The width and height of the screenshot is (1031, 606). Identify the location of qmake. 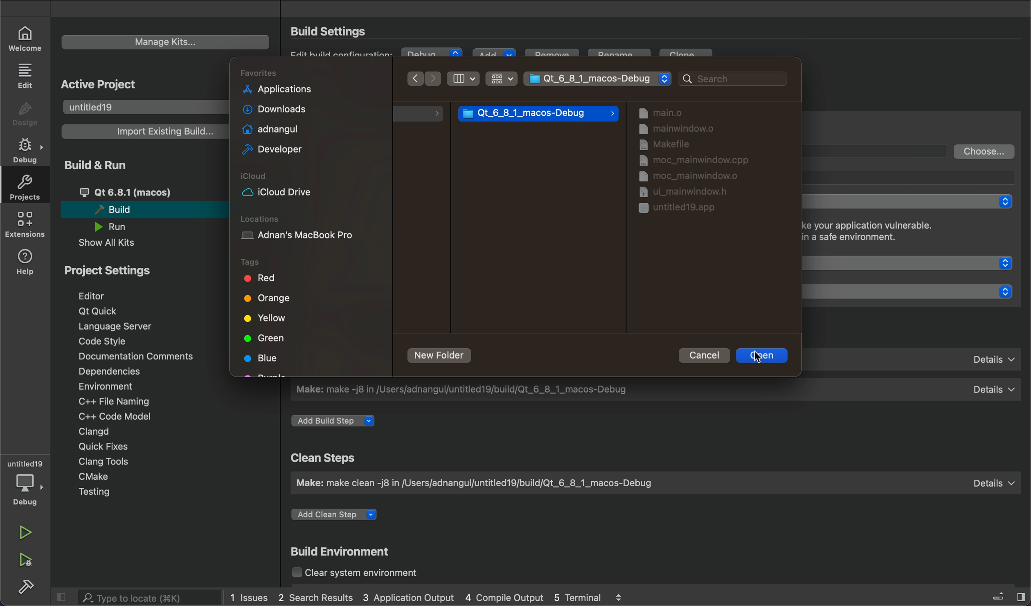
(916, 357).